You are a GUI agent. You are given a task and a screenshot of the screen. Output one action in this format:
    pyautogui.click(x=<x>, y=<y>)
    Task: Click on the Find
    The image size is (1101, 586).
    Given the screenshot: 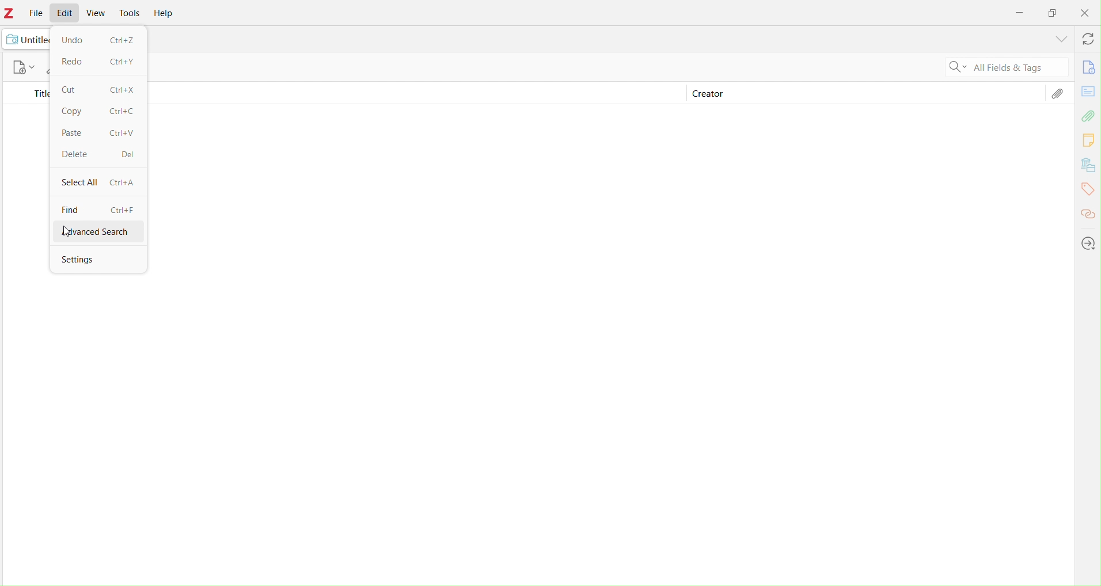 What is the action you would take?
    pyautogui.click(x=97, y=210)
    